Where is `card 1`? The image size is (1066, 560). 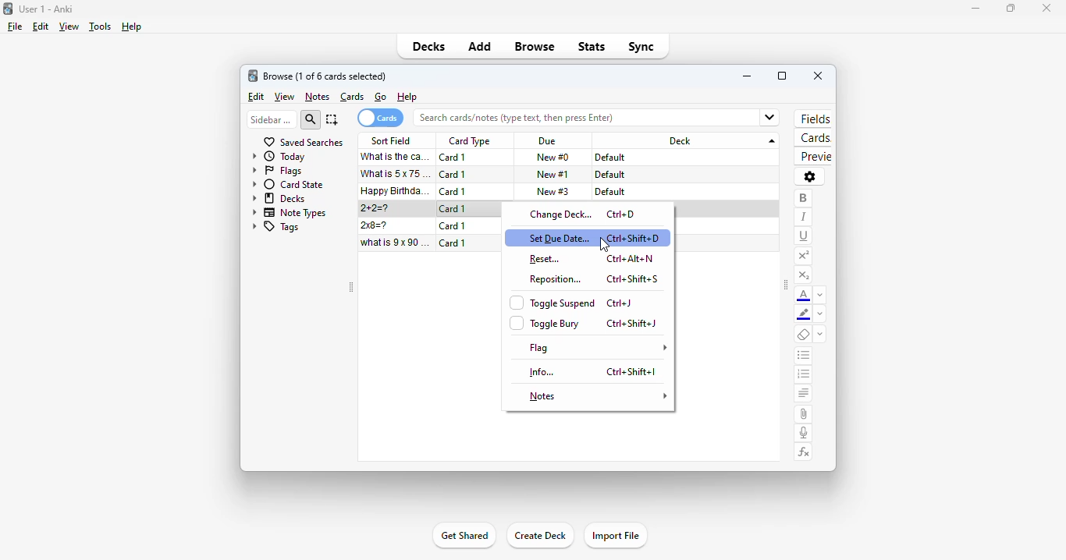
card 1 is located at coordinates (453, 158).